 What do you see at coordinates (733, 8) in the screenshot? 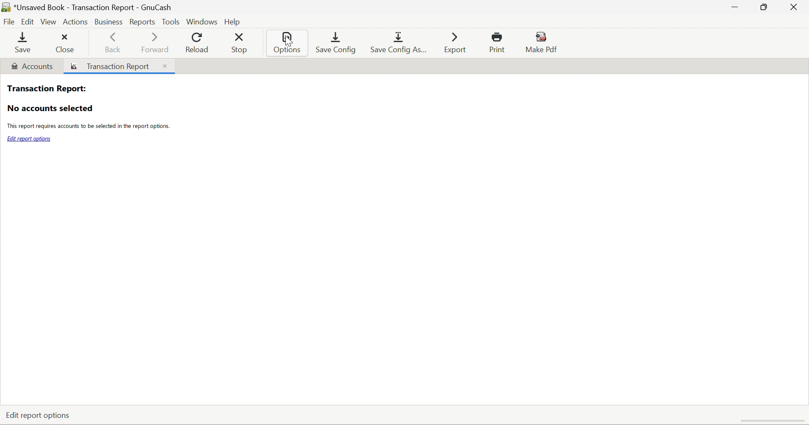
I see `Minimize` at bounding box center [733, 8].